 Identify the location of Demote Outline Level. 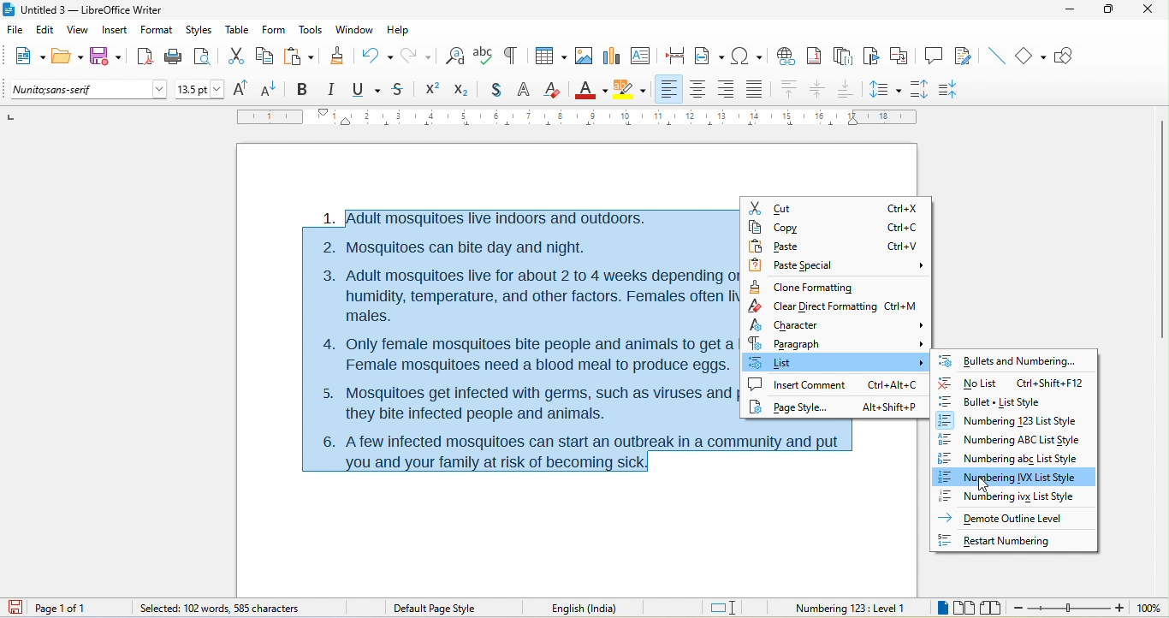
(1006, 517).